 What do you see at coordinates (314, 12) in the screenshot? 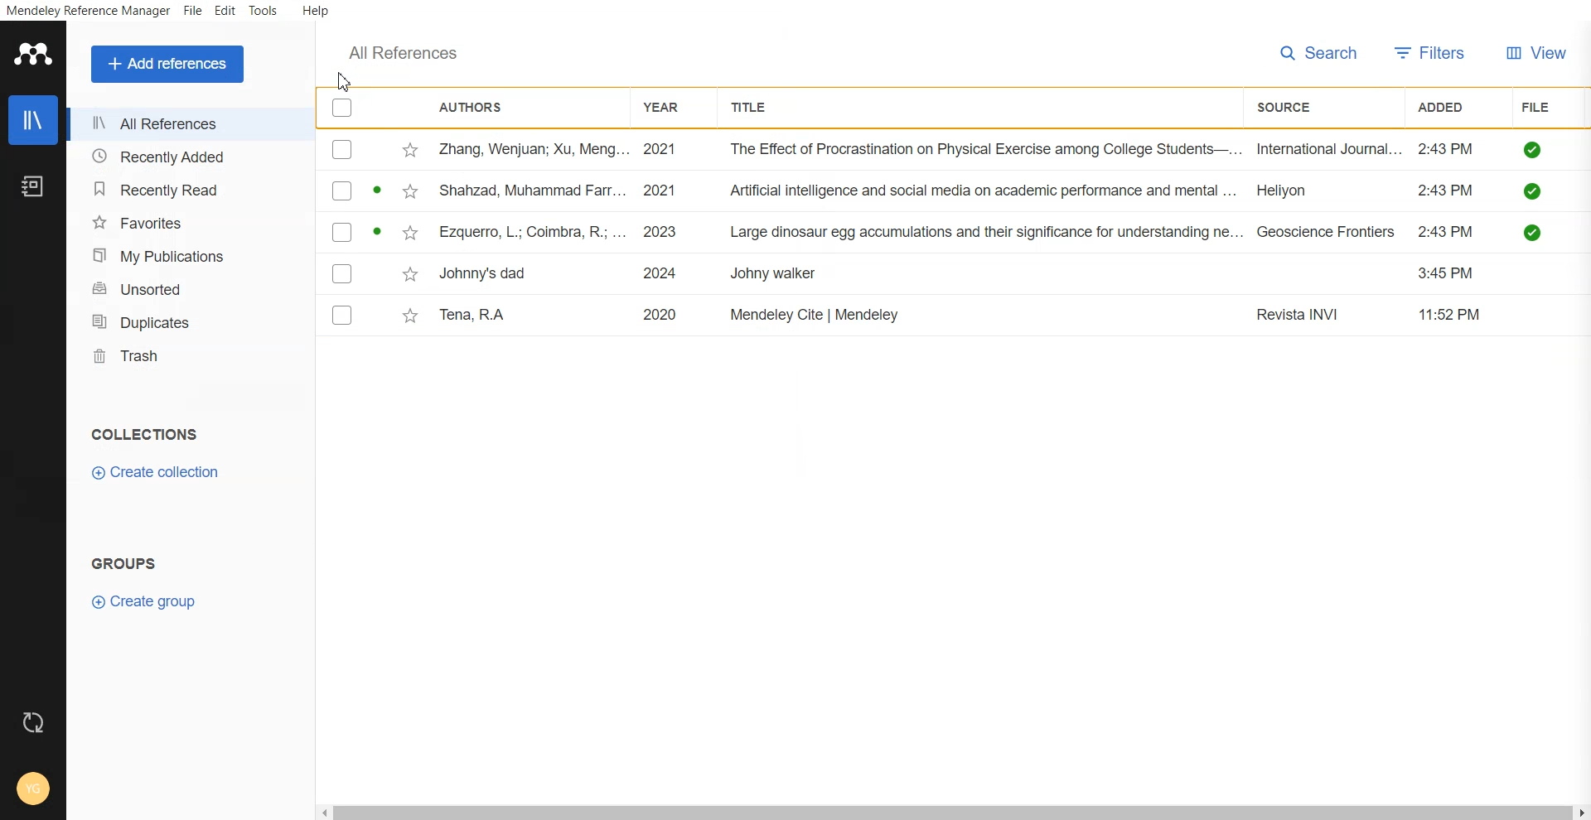
I see `Help` at bounding box center [314, 12].